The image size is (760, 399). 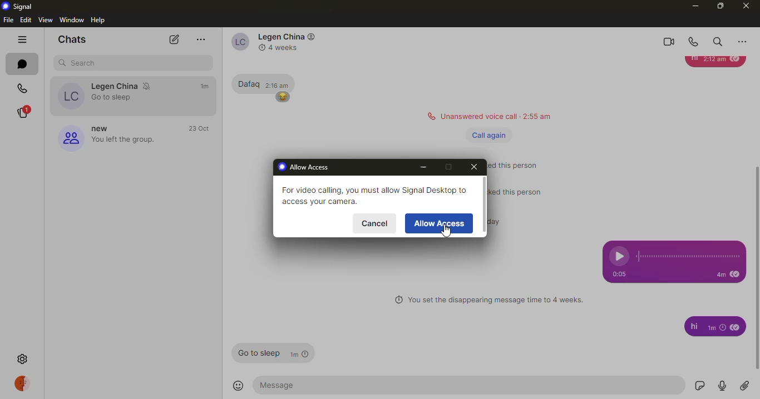 What do you see at coordinates (45, 19) in the screenshot?
I see `view` at bounding box center [45, 19].